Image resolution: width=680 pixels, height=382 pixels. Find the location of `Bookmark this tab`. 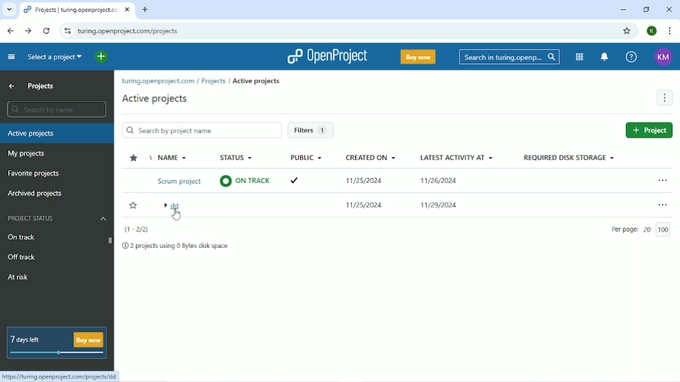

Bookmark this tab is located at coordinates (627, 32).